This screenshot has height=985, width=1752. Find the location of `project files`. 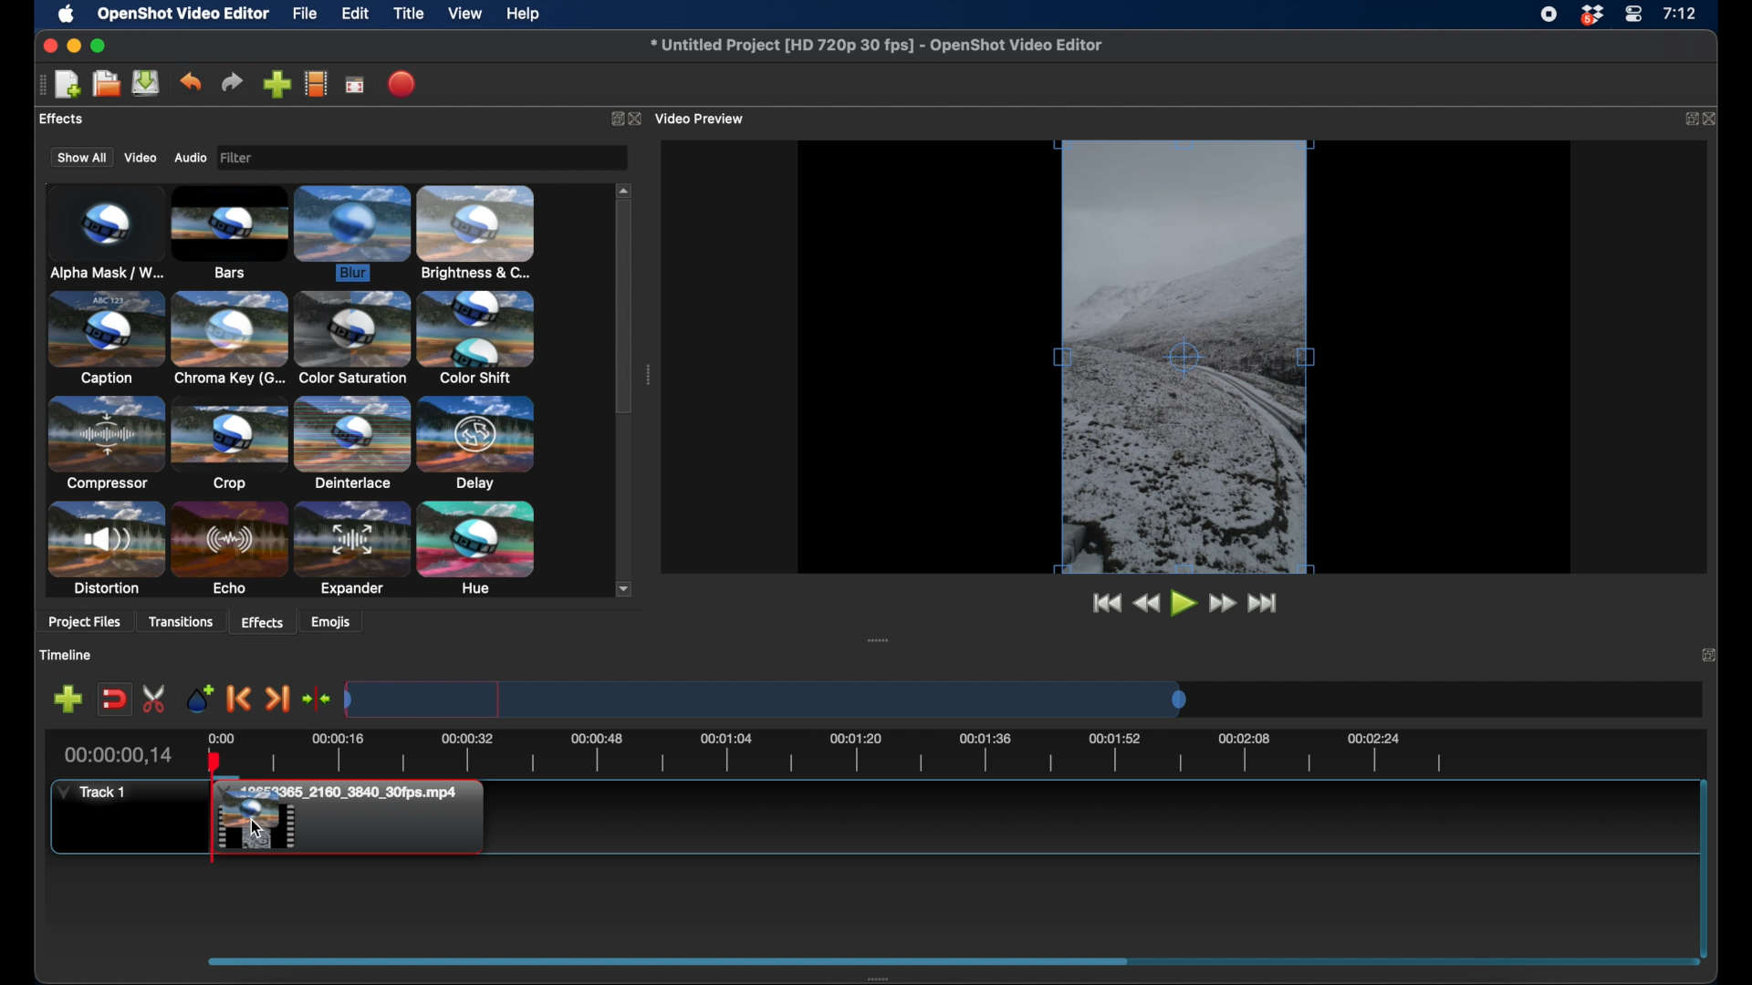

project files is located at coordinates (86, 624).